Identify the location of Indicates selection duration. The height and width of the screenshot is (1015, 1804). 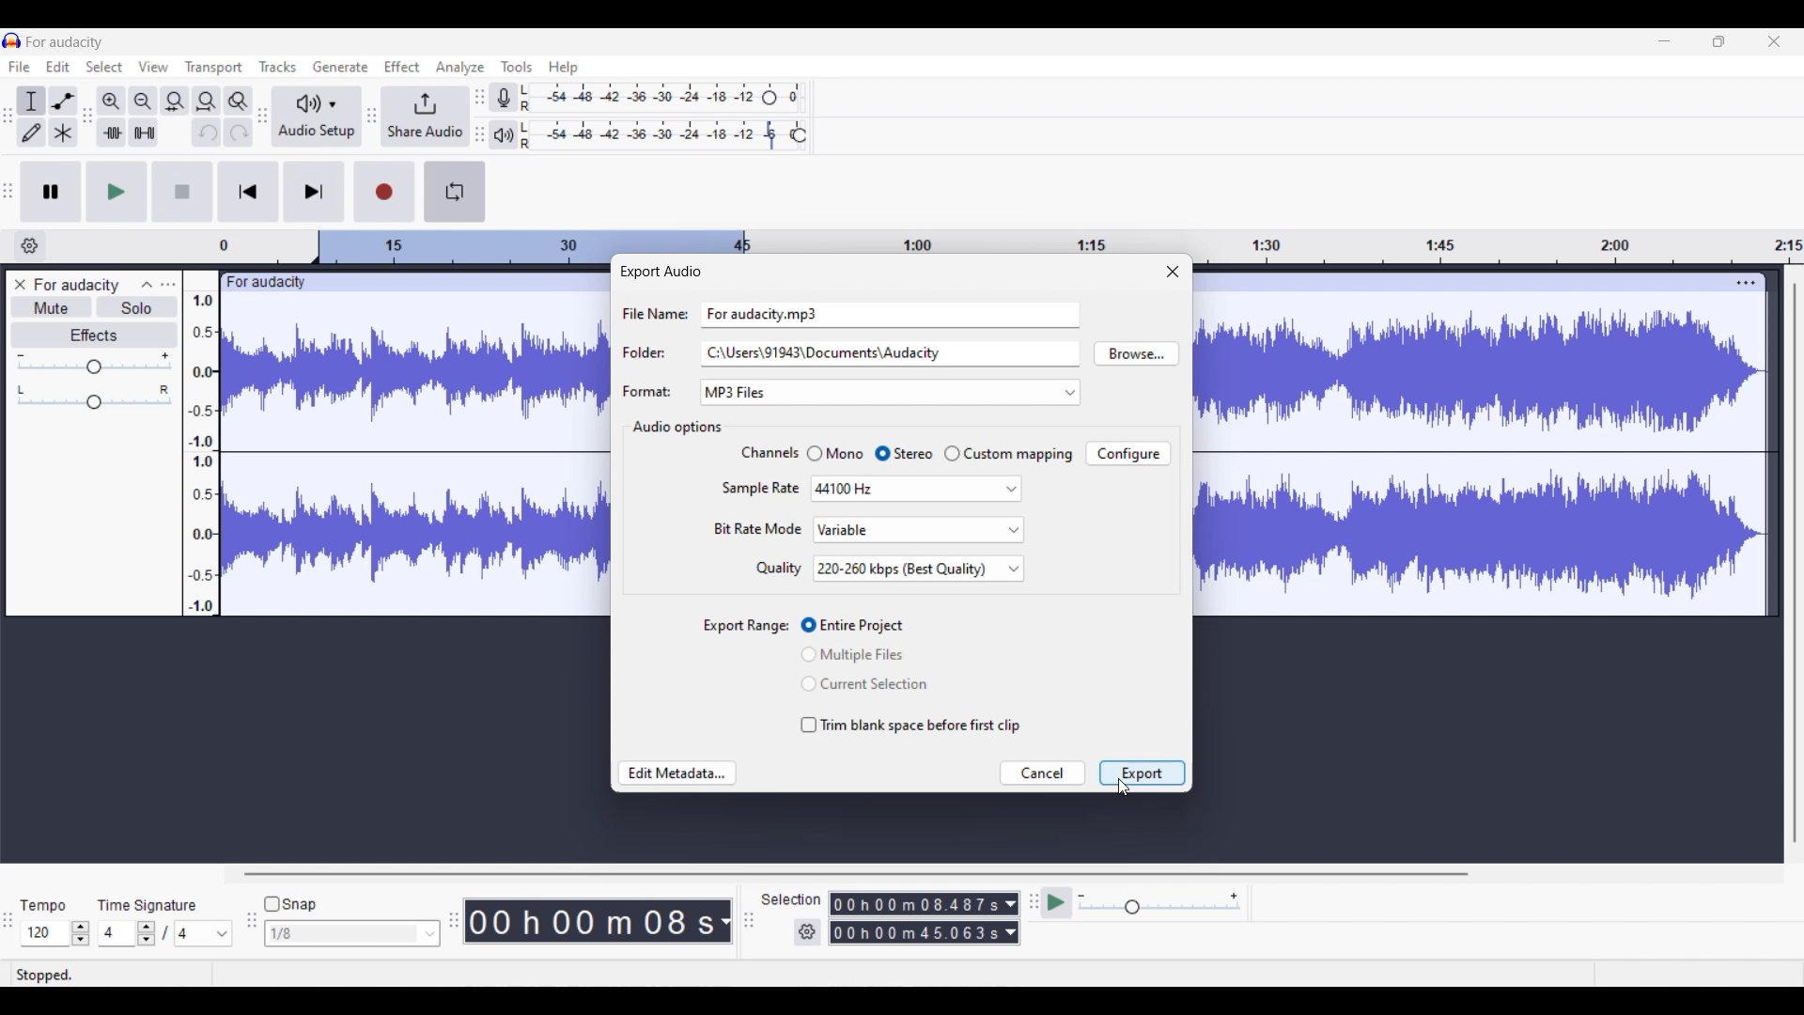
(791, 899).